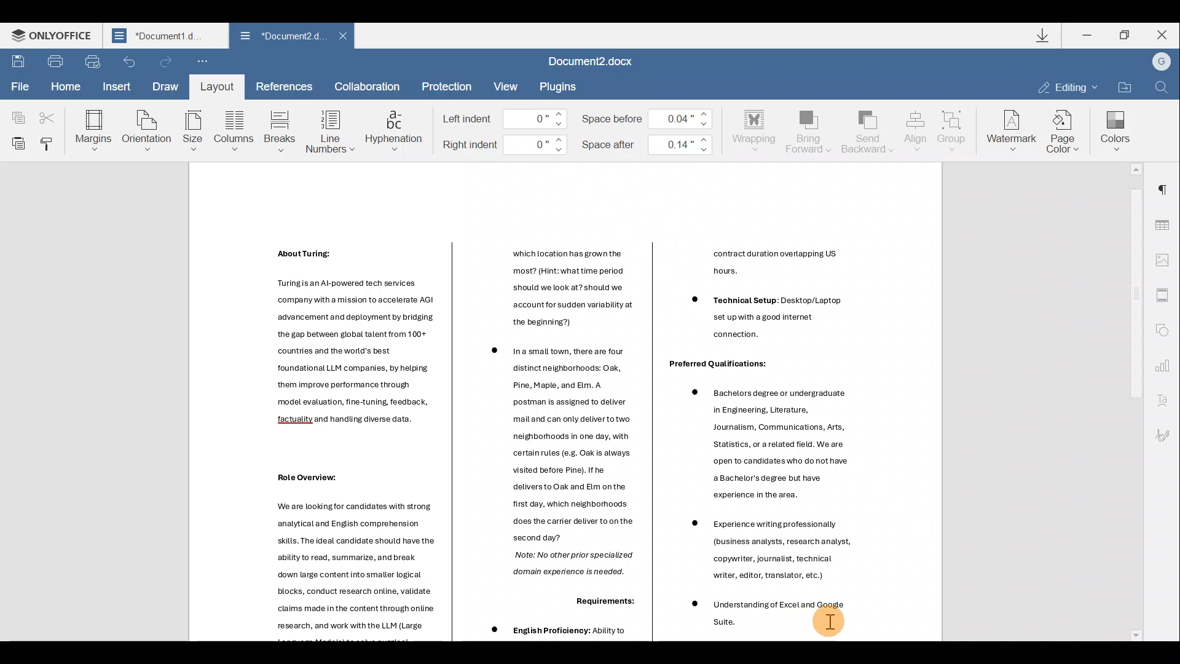 This screenshot has width=1180, height=664. Describe the element at coordinates (916, 130) in the screenshot. I see `Align` at that location.